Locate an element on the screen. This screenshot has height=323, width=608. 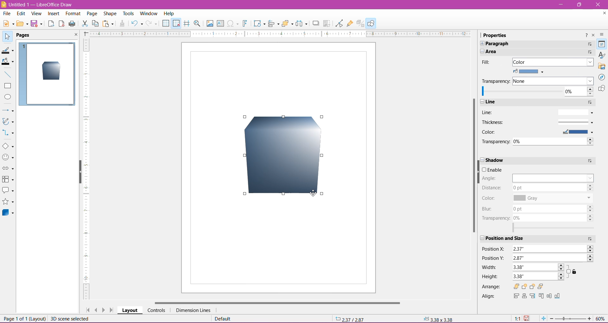
Helplines while moving is located at coordinates (187, 23).